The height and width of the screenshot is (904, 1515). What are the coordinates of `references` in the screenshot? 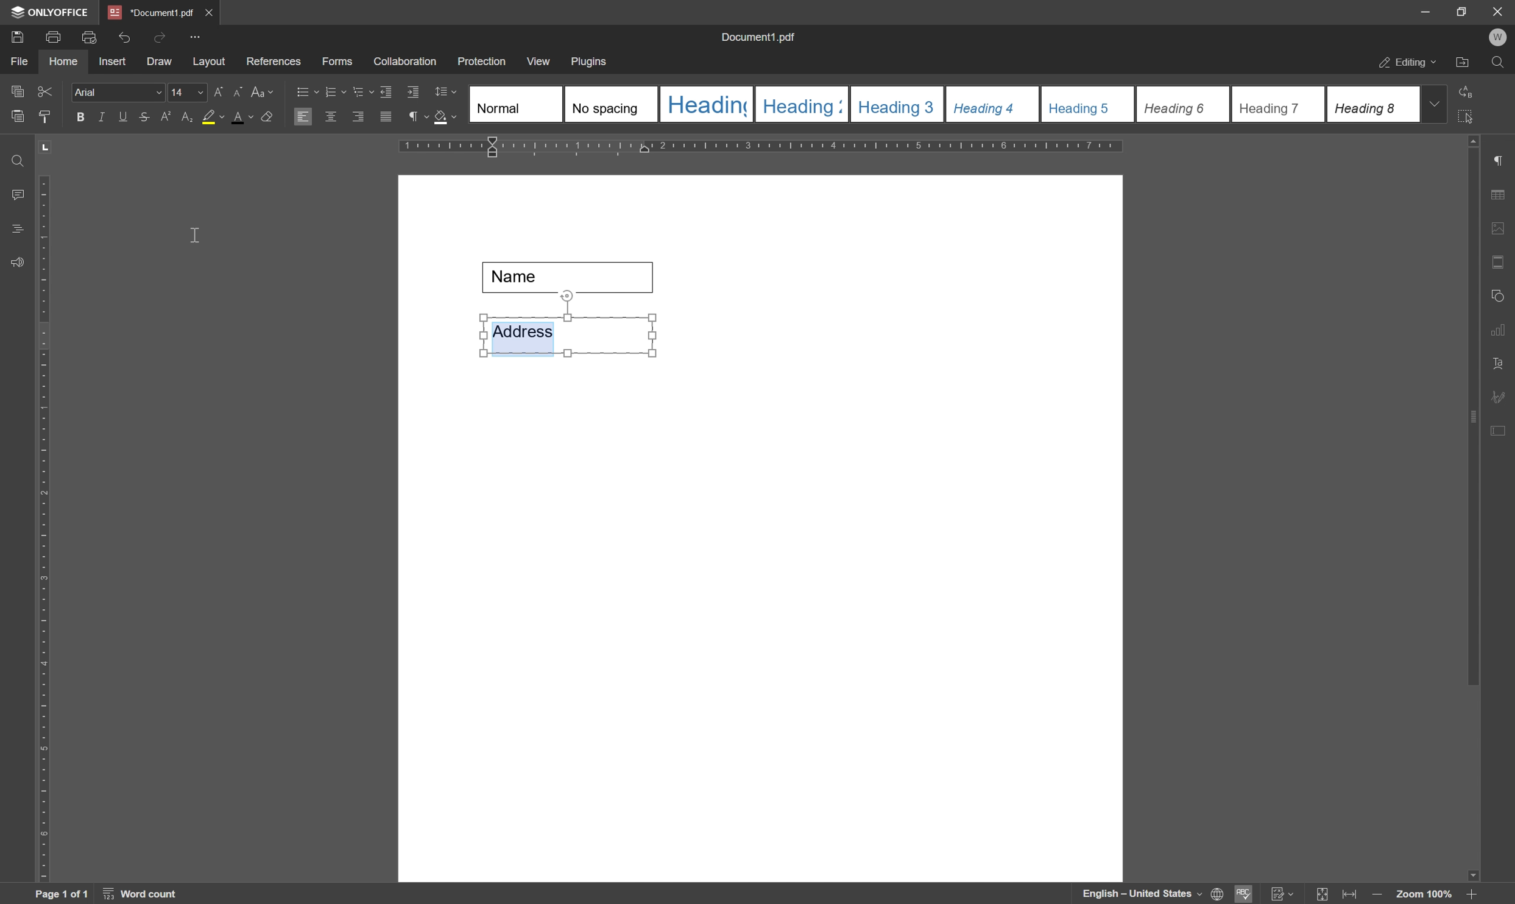 It's located at (273, 62).